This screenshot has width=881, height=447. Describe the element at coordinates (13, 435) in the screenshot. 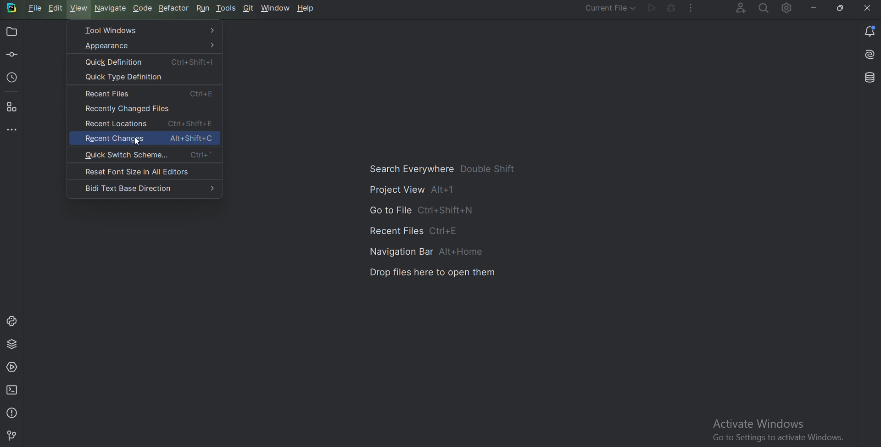

I see `Git` at that location.